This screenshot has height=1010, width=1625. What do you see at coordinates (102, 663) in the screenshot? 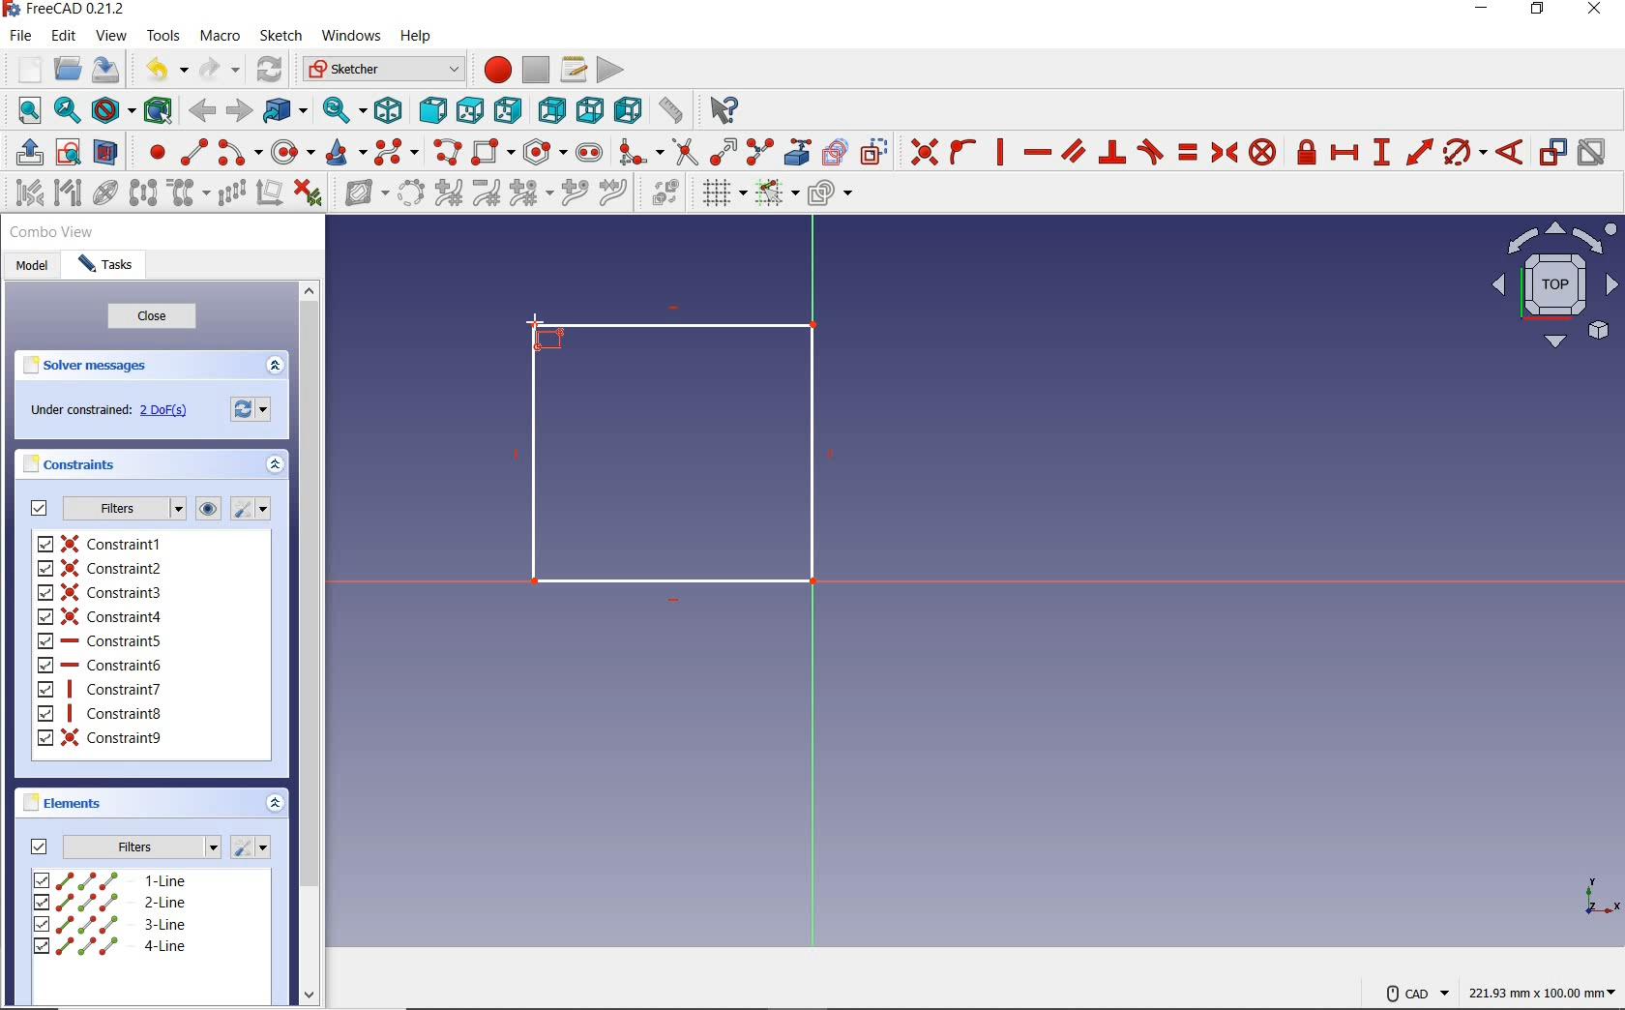
I see `constraint6` at bounding box center [102, 663].